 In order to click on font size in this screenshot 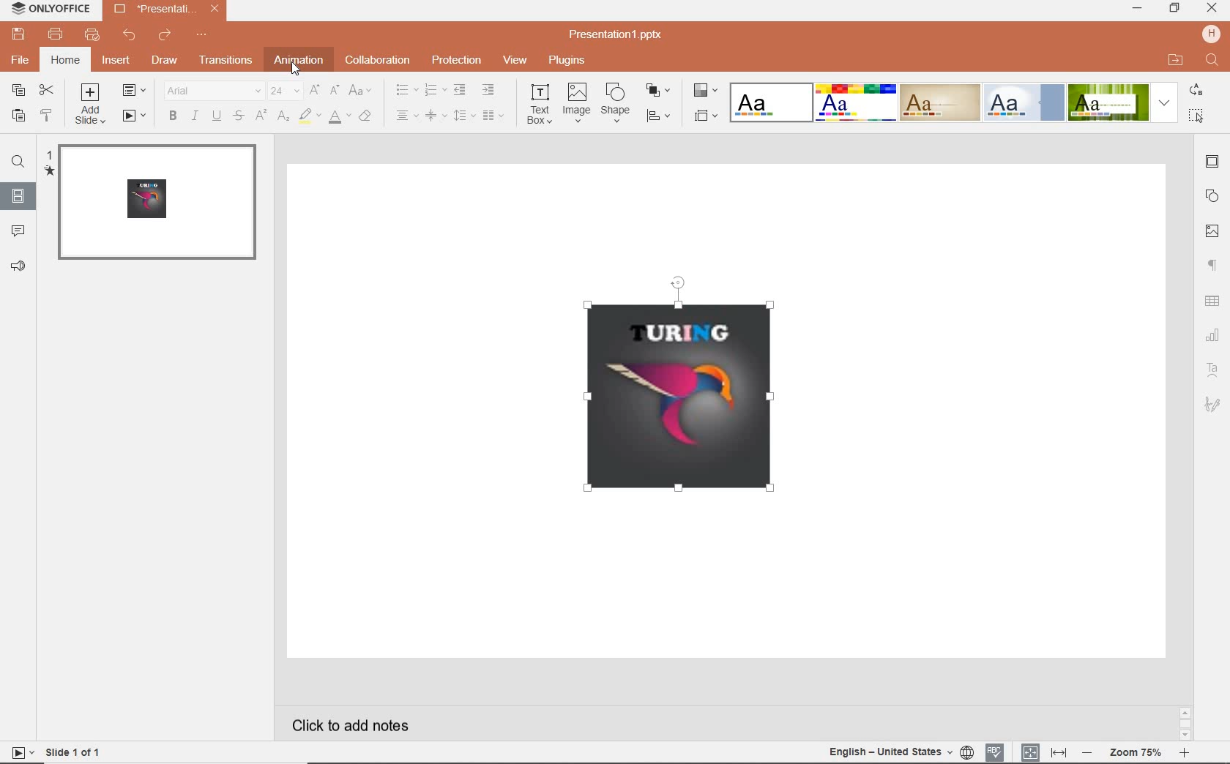, I will do `click(283, 91)`.